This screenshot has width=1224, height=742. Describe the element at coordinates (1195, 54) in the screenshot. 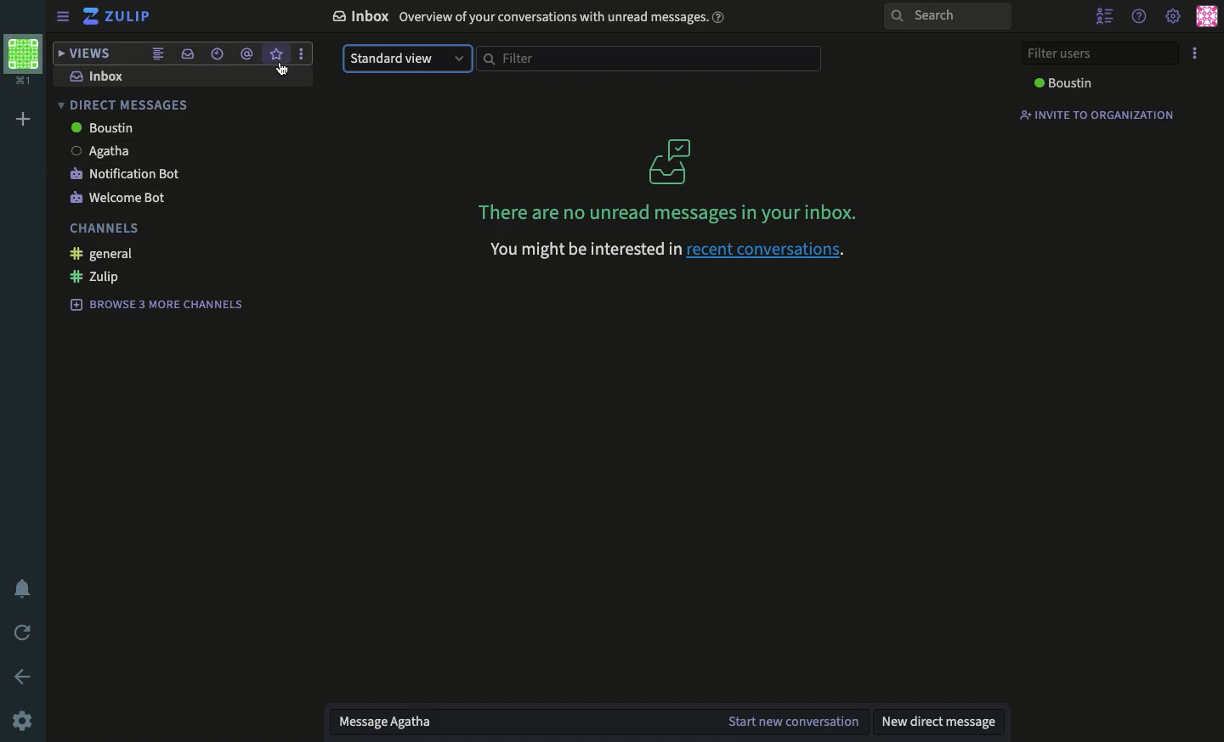

I see `options` at that location.